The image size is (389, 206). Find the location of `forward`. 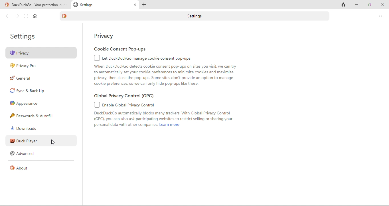

forward is located at coordinates (17, 17).